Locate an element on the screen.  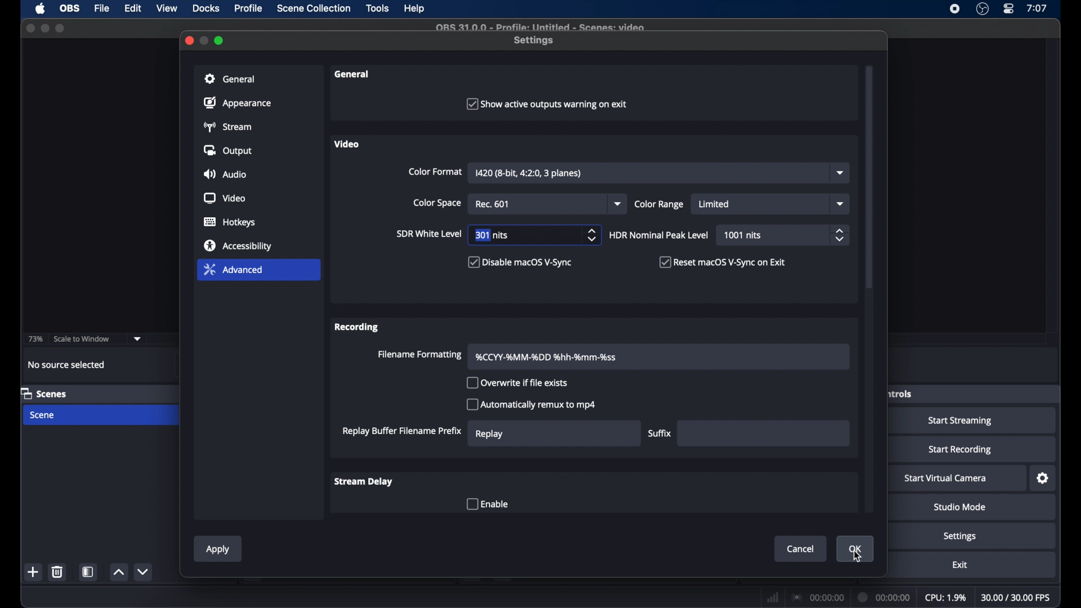
settings is located at coordinates (1043, 479).